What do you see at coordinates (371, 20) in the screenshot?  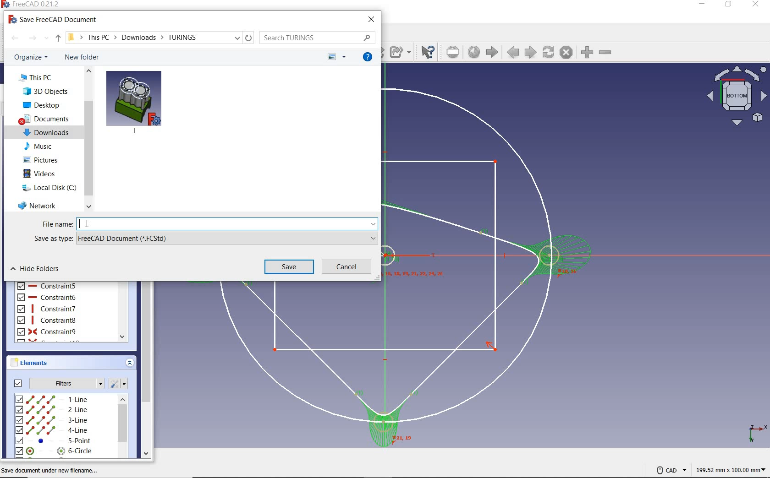 I see `close` at bounding box center [371, 20].